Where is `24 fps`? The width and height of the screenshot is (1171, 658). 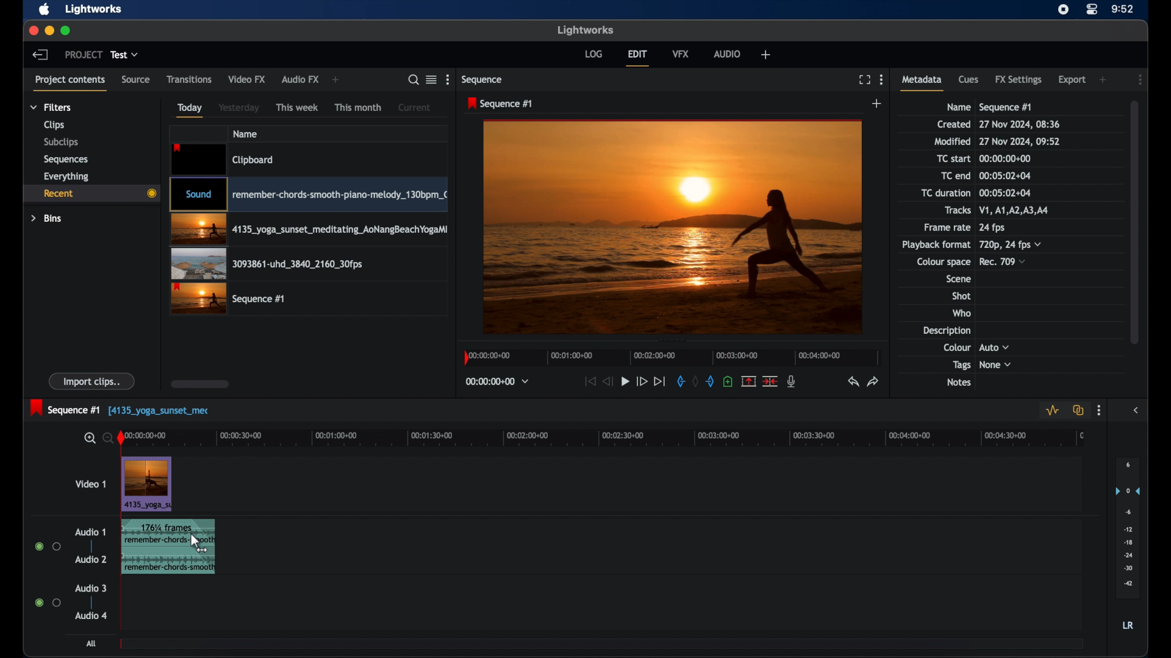
24 fps is located at coordinates (992, 228).